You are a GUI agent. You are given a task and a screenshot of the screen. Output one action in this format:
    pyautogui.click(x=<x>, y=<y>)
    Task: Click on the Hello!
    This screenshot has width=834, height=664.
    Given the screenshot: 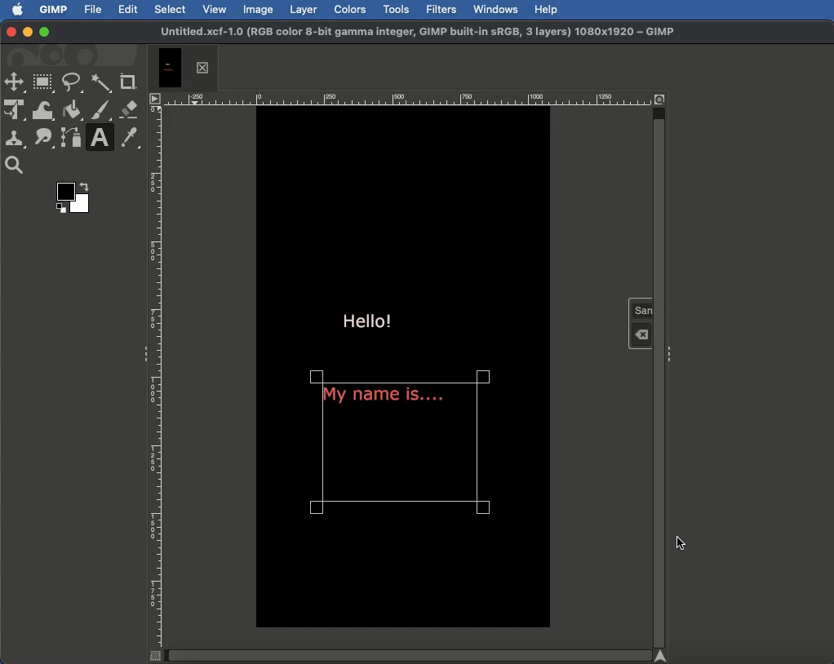 What is the action you would take?
    pyautogui.click(x=368, y=318)
    